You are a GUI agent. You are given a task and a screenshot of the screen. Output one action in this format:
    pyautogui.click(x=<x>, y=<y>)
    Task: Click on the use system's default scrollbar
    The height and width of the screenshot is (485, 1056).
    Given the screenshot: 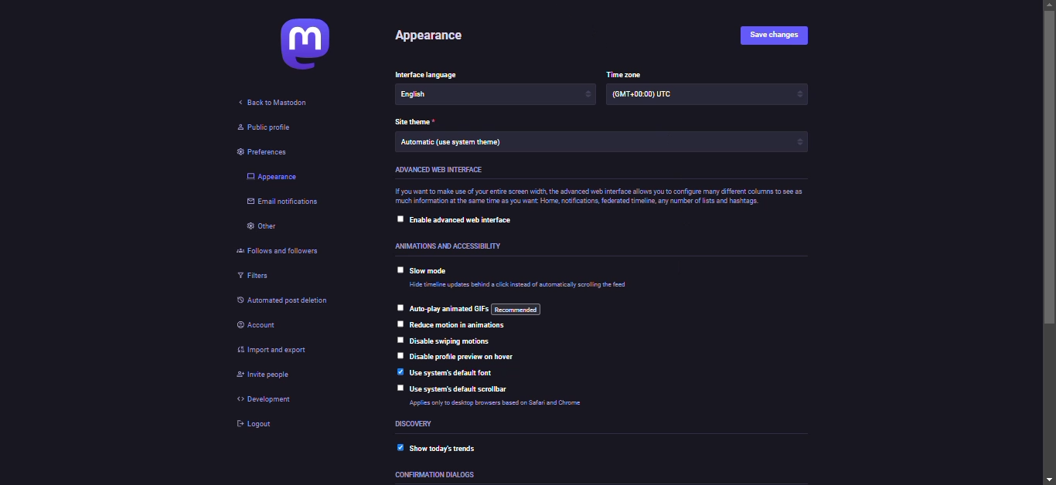 What is the action you would take?
    pyautogui.click(x=468, y=388)
    